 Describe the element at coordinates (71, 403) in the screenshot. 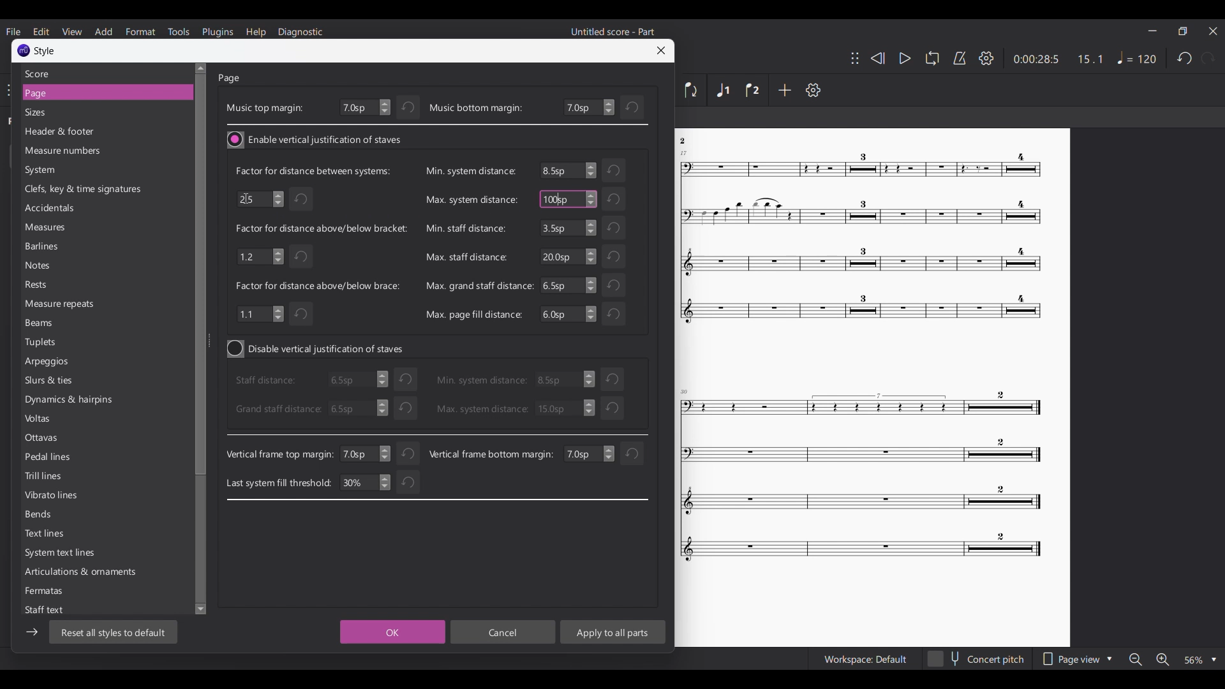

I see `Dynamics & haipins` at that location.